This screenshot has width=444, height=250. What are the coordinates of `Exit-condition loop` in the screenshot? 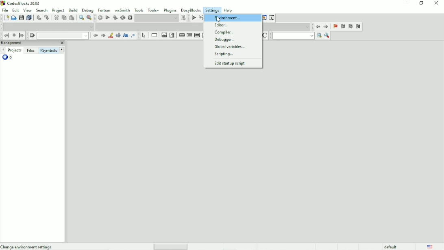 It's located at (189, 35).